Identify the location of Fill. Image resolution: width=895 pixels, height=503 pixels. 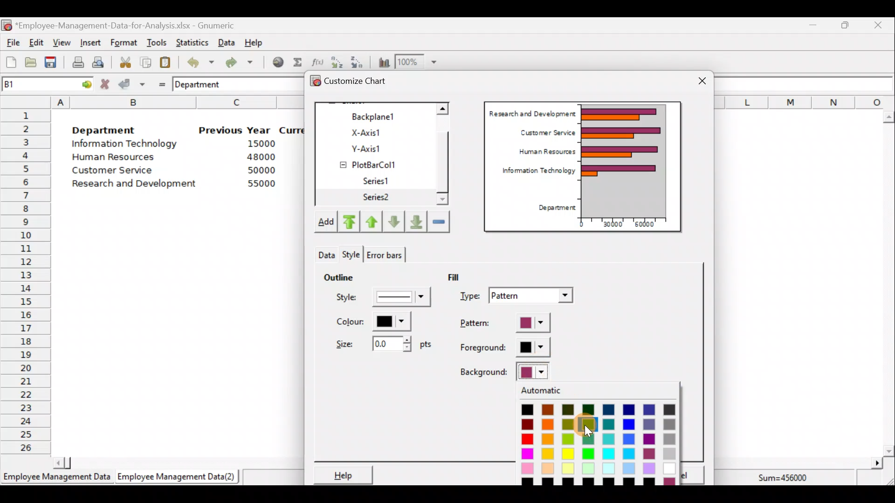
(461, 276).